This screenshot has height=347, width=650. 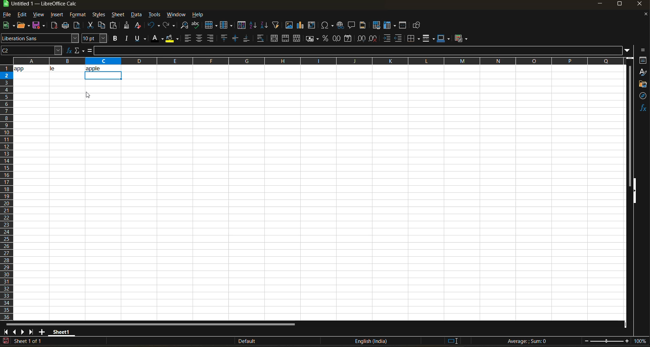 What do you see at coordinates (159, 38) in the screenshot?
I see `font color` at bounding box center [159, 38].